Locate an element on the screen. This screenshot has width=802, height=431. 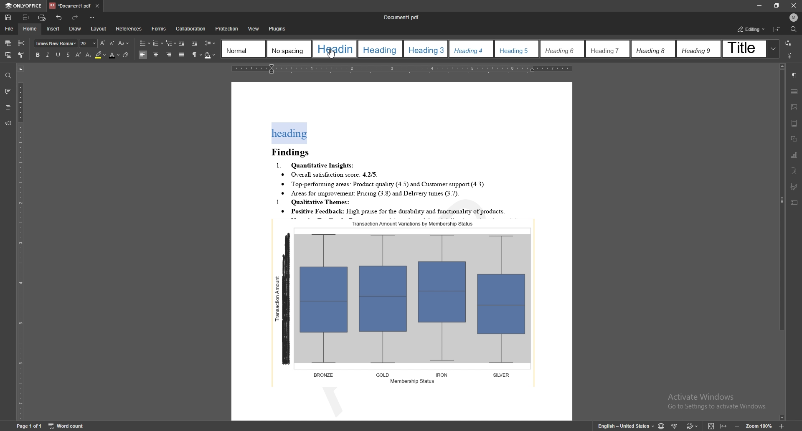
expand is located at coordinates (773, 48).